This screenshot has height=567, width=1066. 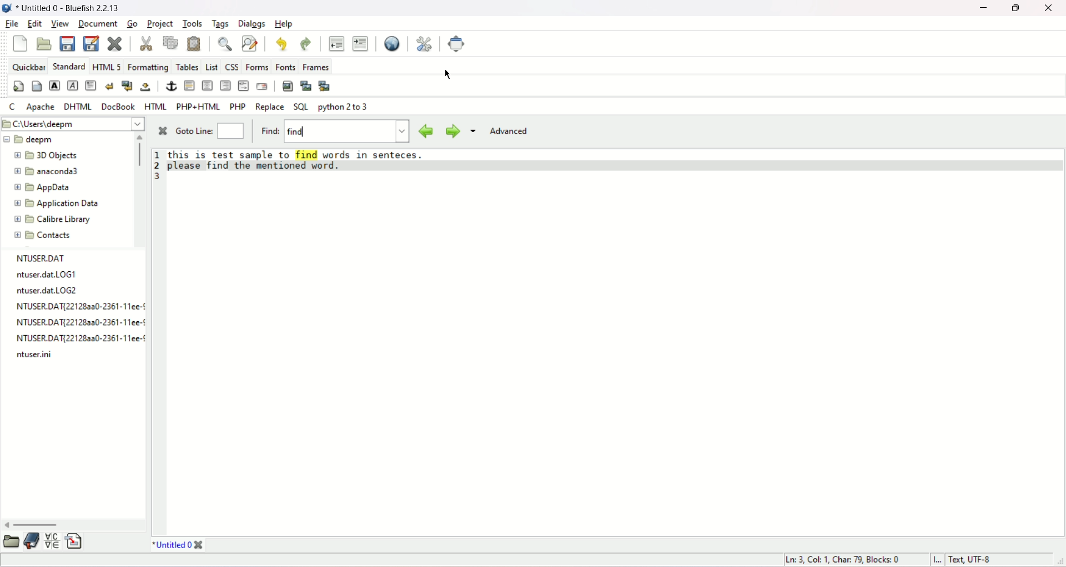 I want to click on horizontal scroll bar, so click(x=36, y=525).